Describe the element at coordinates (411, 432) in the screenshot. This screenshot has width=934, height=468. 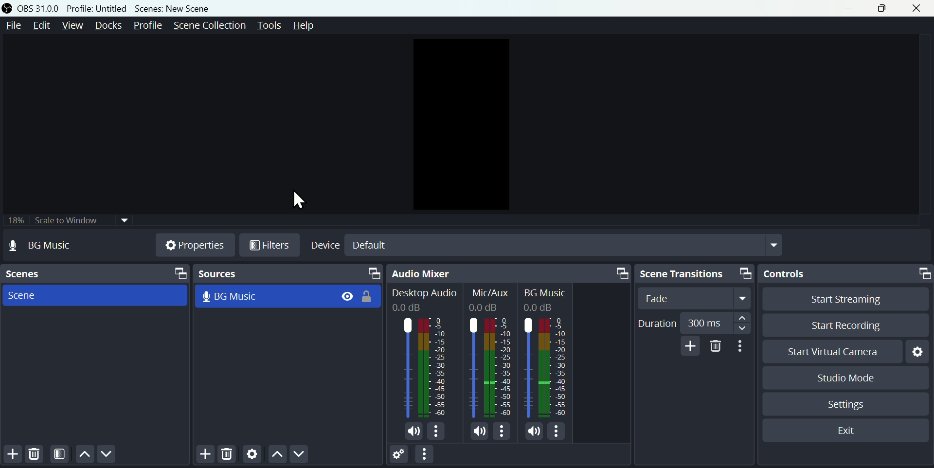
I see `Sound` at that location.